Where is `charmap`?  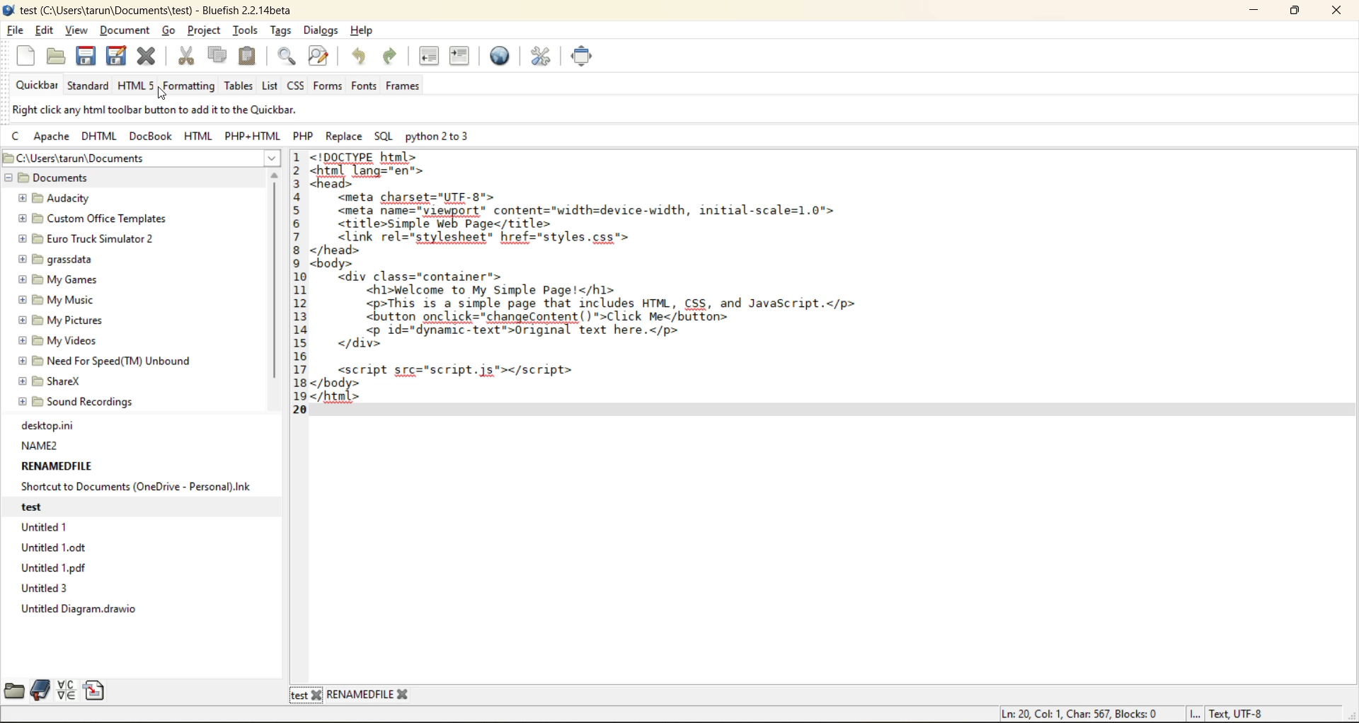 charmap is located at coordinates (66, 690).